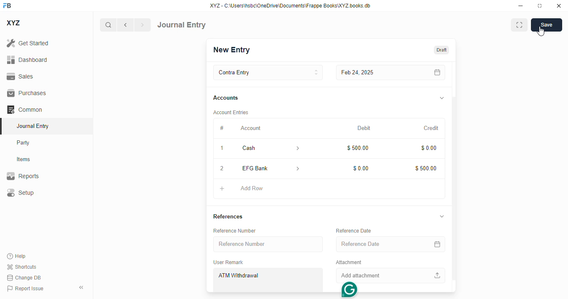 Image resolution: width=568 pixels, height=299 pixels. What do you see at coordinates (20, 192) in the screenshot?
I see `setup` at bounding box center [20, 192].